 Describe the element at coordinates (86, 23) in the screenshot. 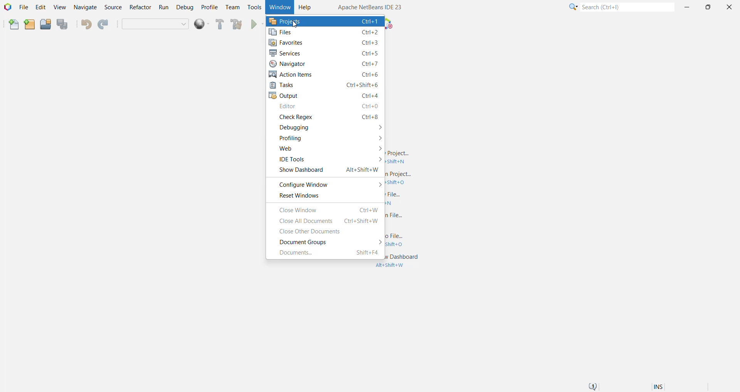

I see `Undo` at that location.